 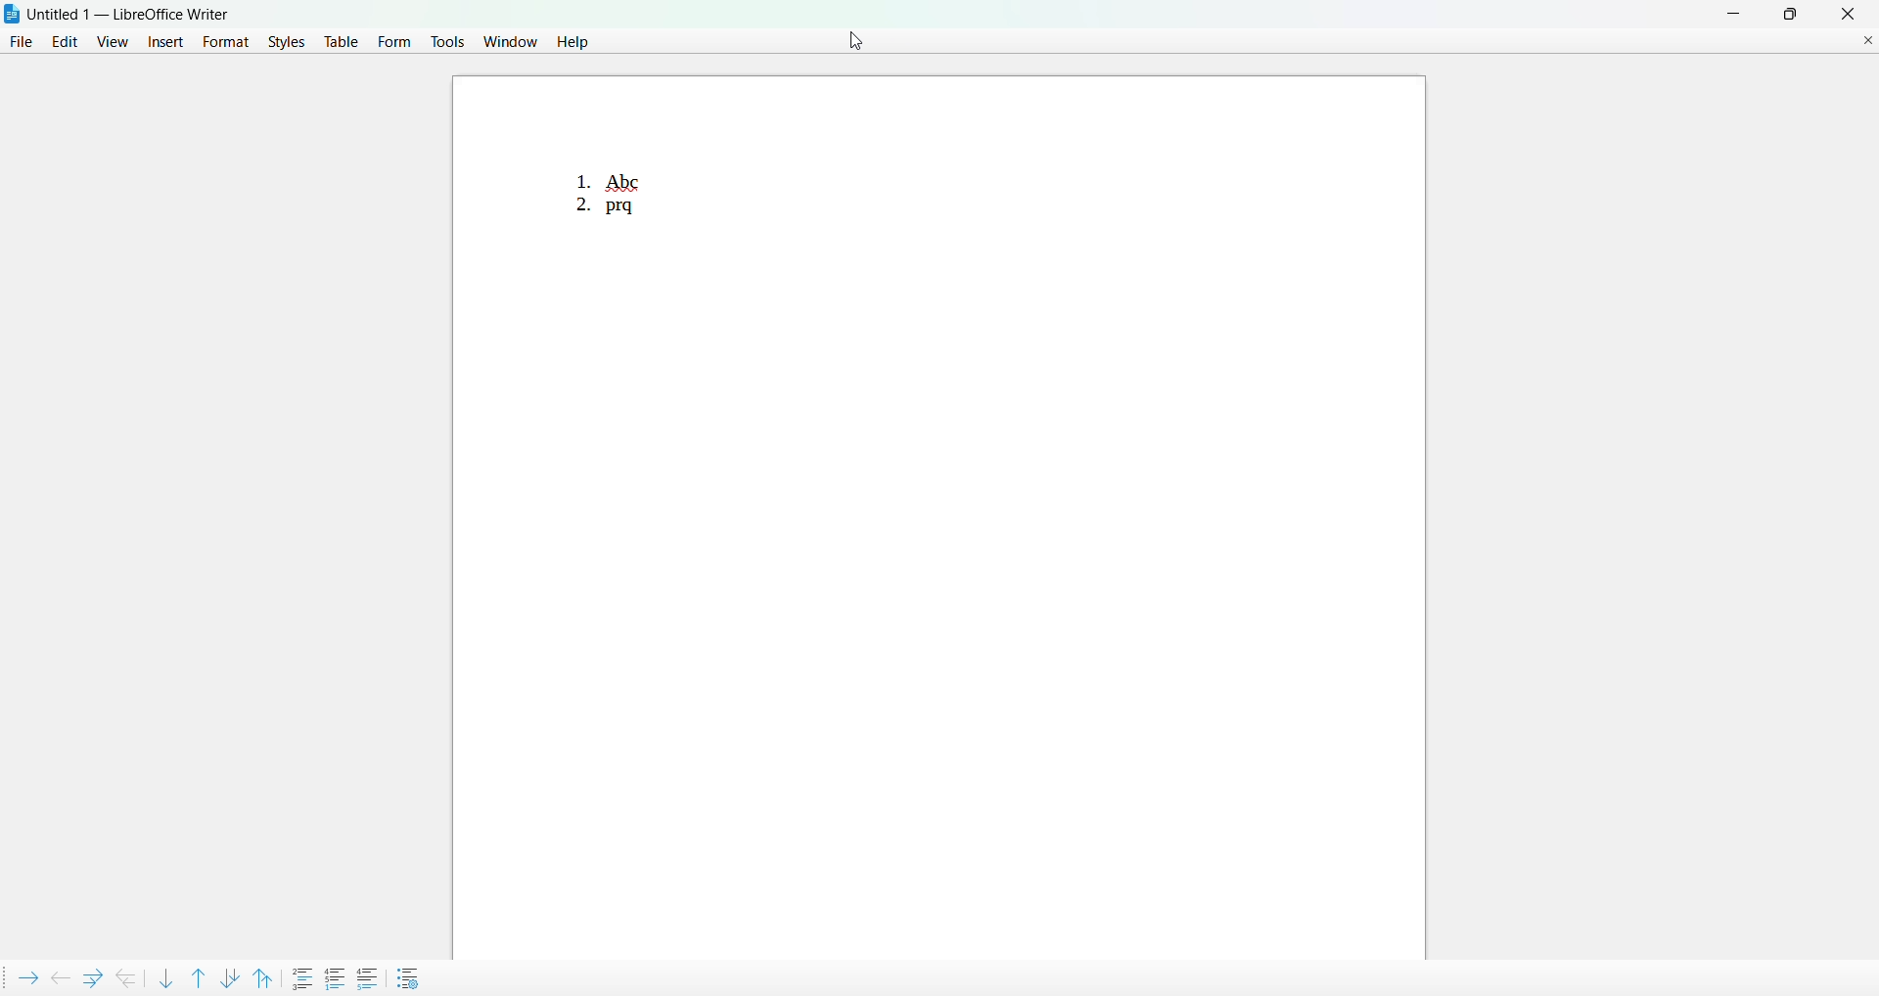 I want to click on minimize, so click(x=1728, y=13).